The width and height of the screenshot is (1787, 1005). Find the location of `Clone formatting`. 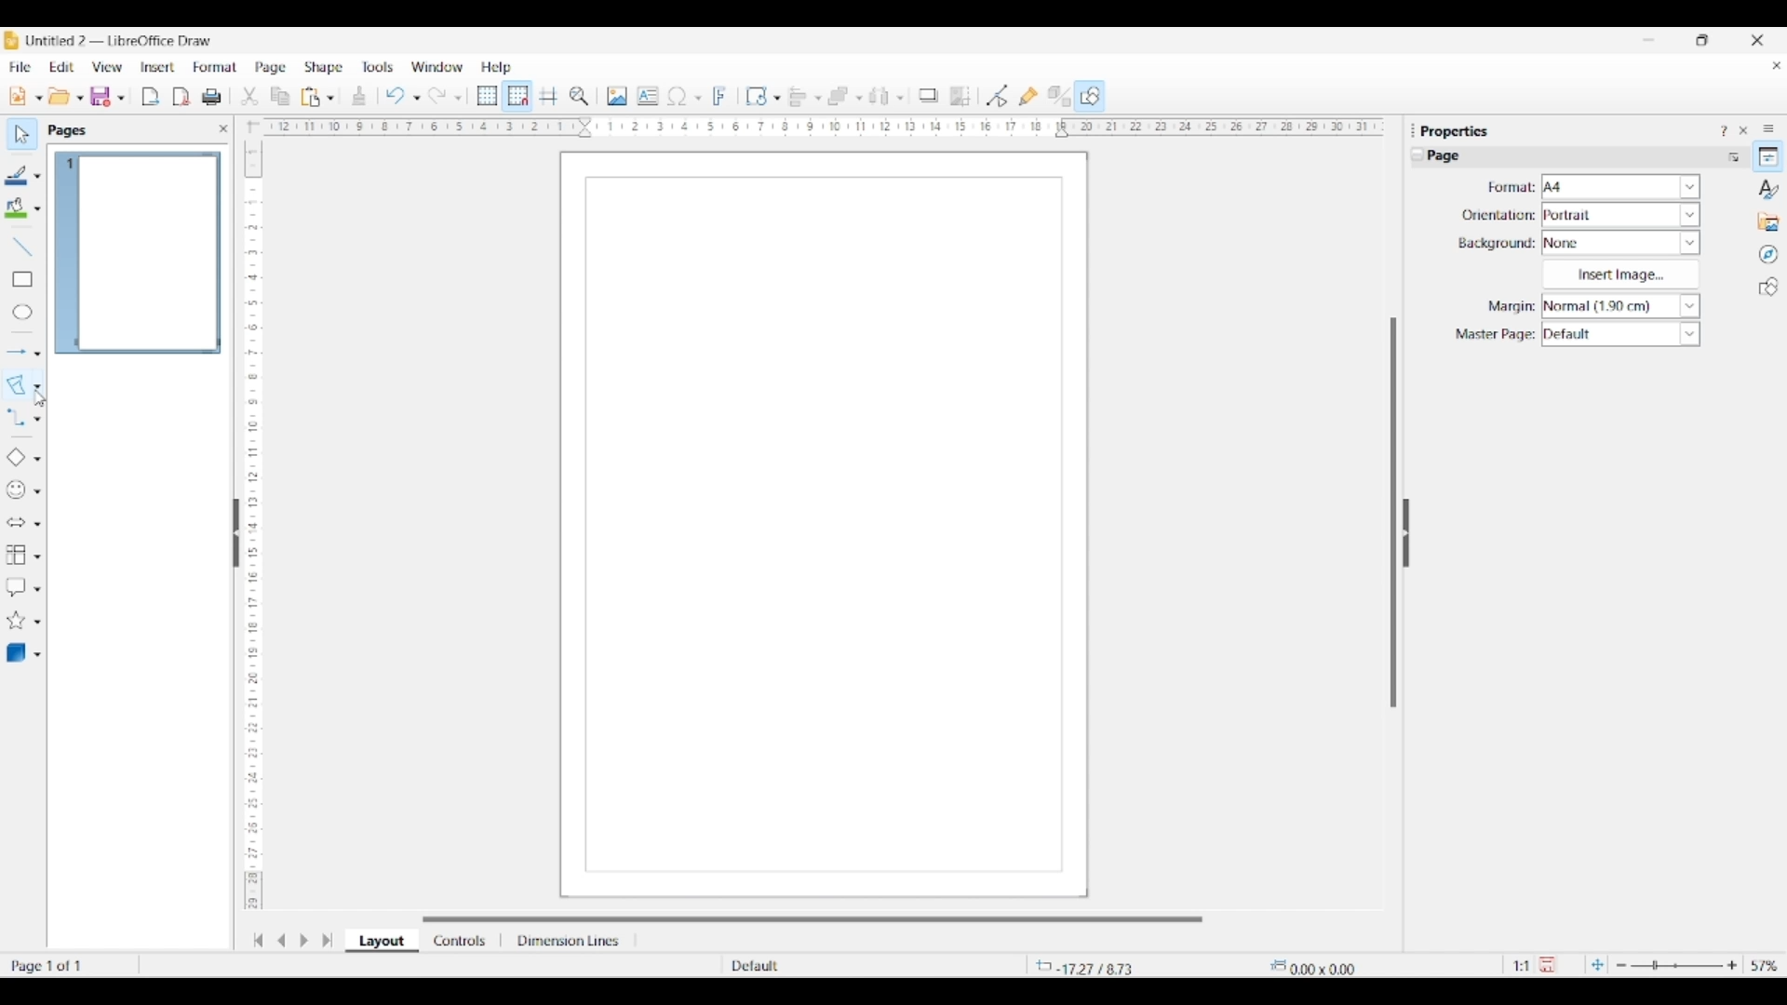

Clone formatting is located at coordinates (359, 96).